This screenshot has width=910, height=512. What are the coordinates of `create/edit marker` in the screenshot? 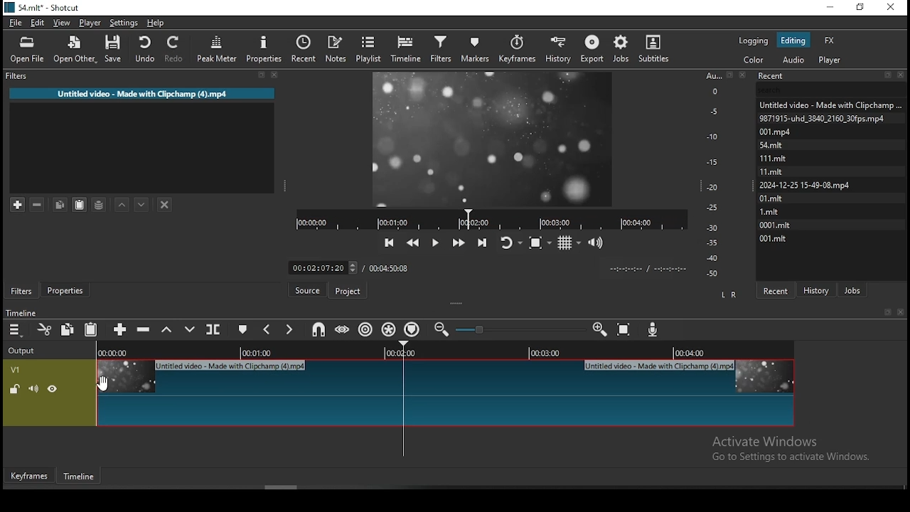 It's located at (245, 330).